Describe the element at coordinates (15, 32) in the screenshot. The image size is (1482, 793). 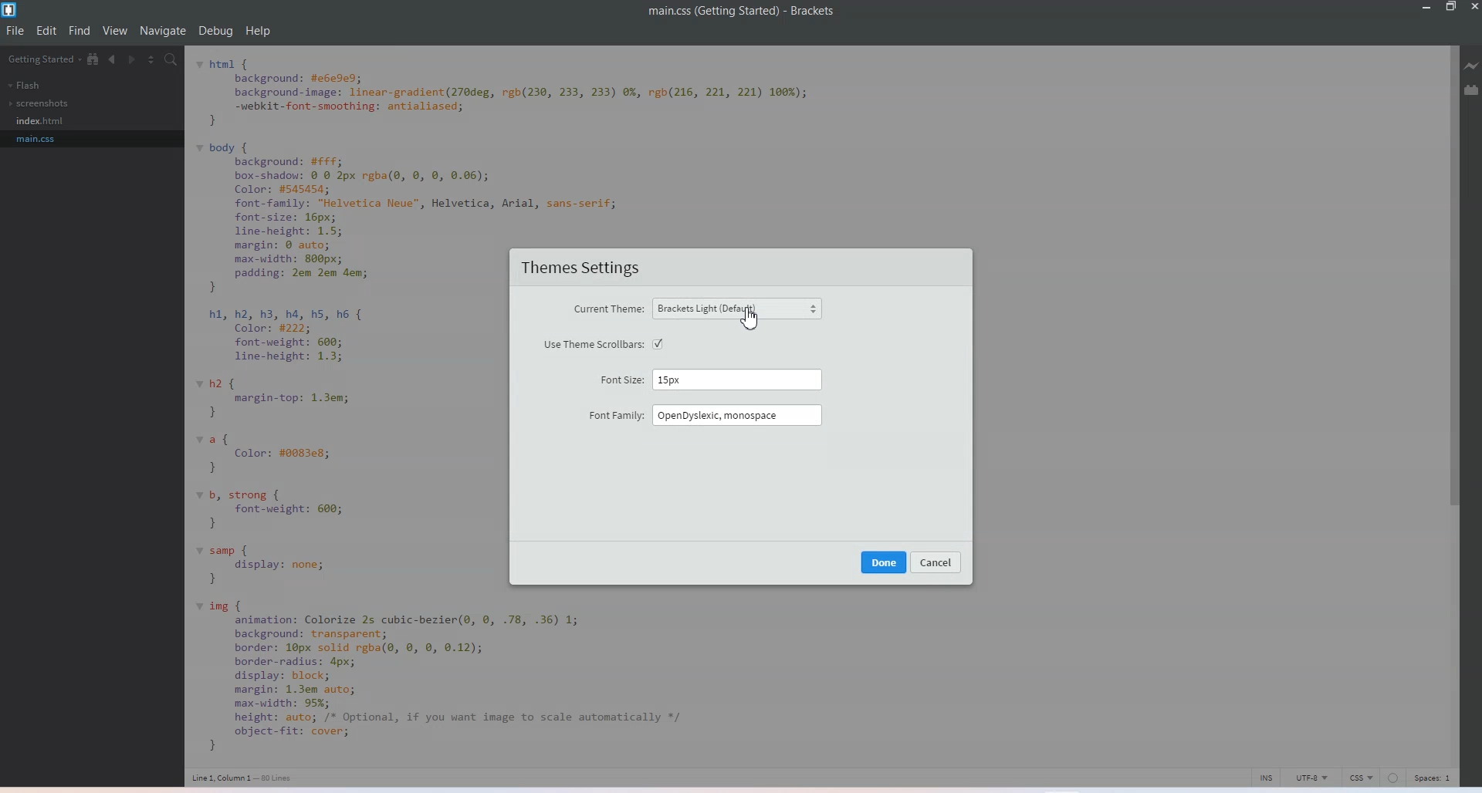
I see `File` at that location.